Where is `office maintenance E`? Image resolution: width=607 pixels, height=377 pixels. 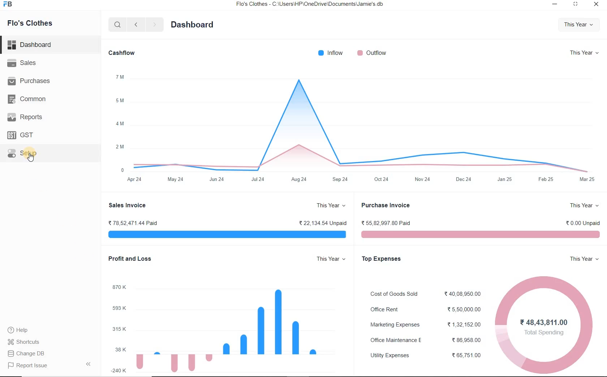
office maintenance E is located at coordinates (396, 341).